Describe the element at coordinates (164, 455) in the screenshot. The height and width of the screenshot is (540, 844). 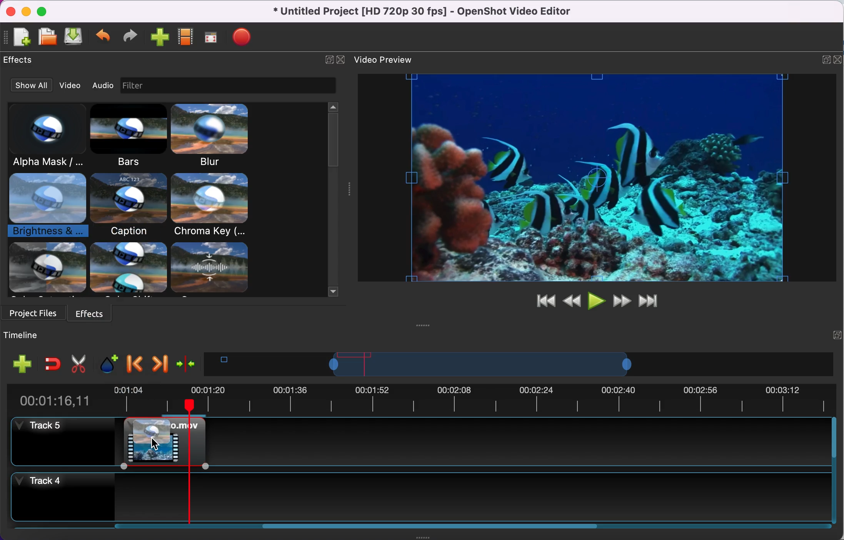
I see `Marcito movie` at that location.